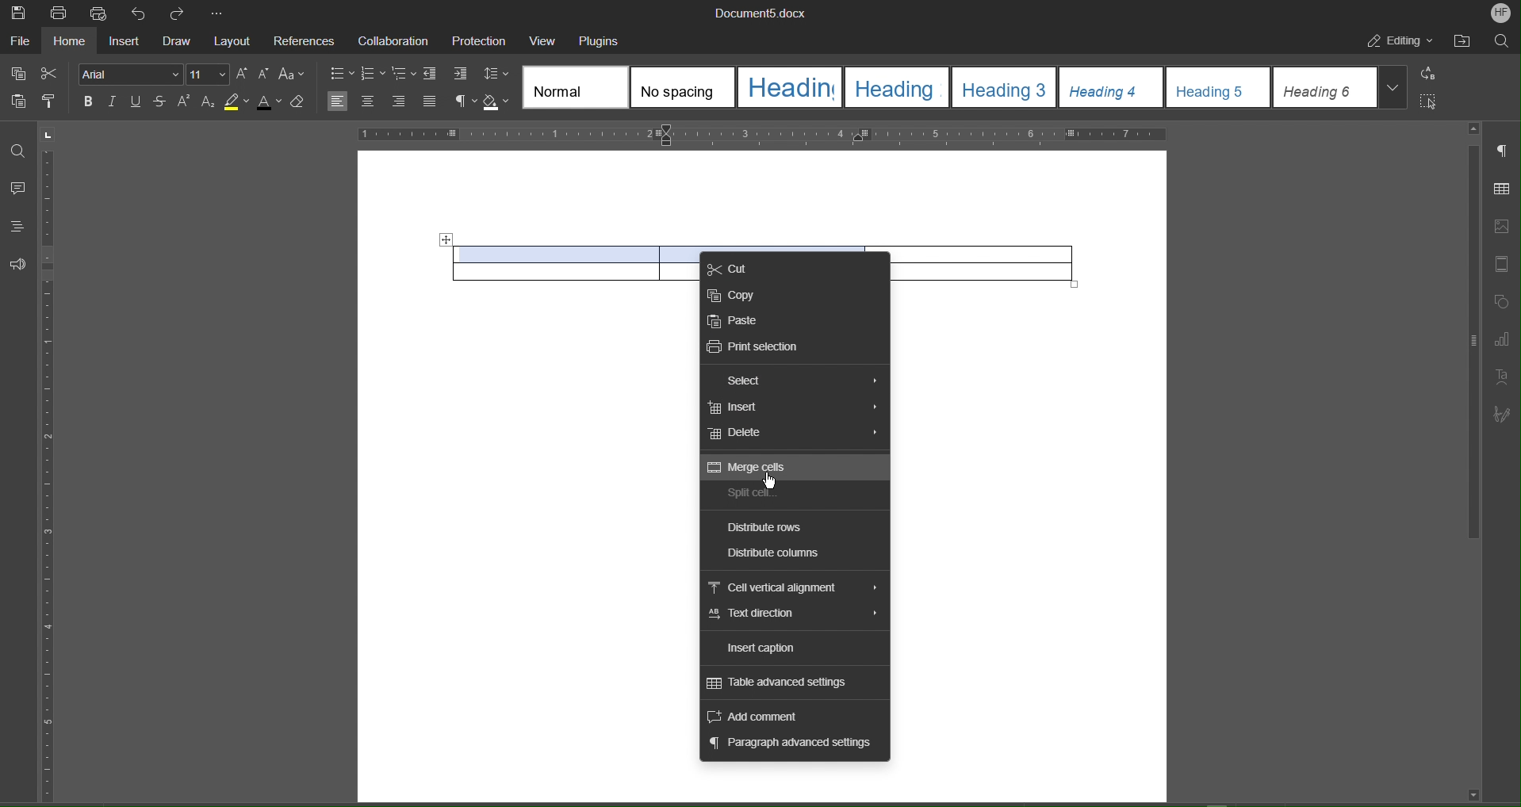 The width and height of the screenshot is (1521, 807). I want to click on Split Cell, so click(752, 497).